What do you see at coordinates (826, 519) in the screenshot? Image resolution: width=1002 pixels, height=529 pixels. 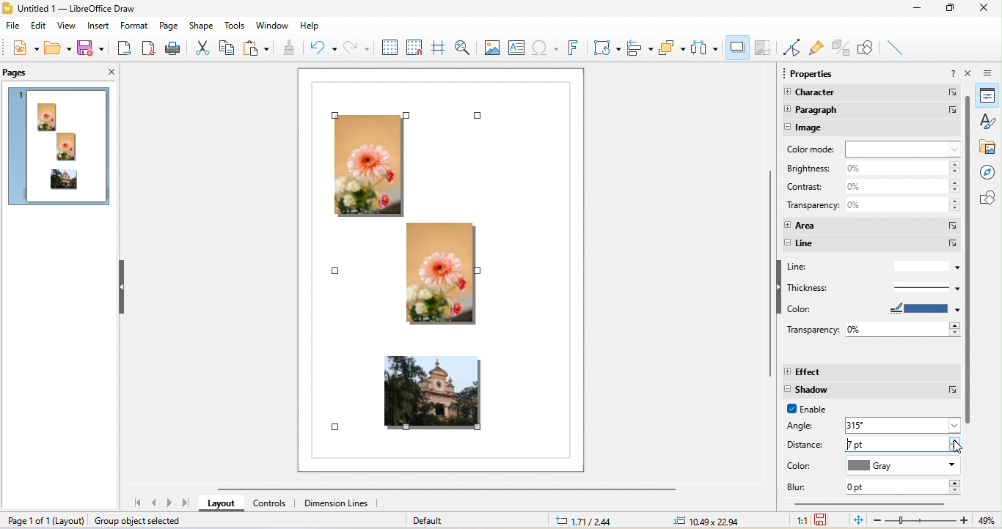 I see `the document has not been modified since the last save` at bounding box center [826, 519].